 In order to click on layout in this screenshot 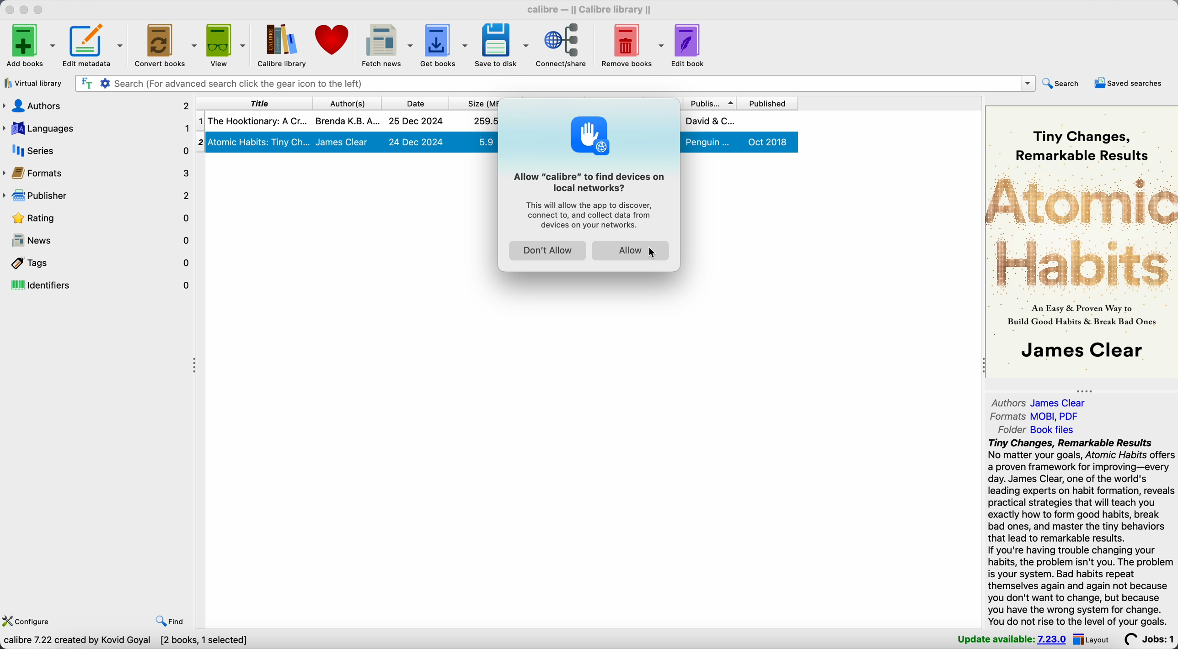, I will do `click(1091, 639)`.